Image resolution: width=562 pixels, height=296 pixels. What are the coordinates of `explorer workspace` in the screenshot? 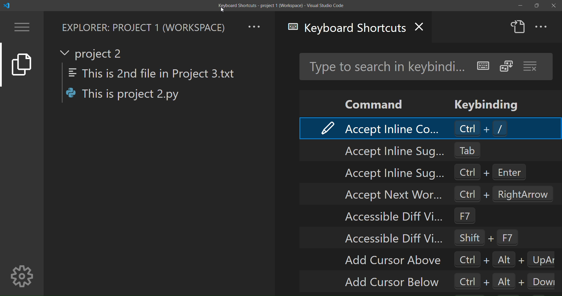 It's located at (143, 27).